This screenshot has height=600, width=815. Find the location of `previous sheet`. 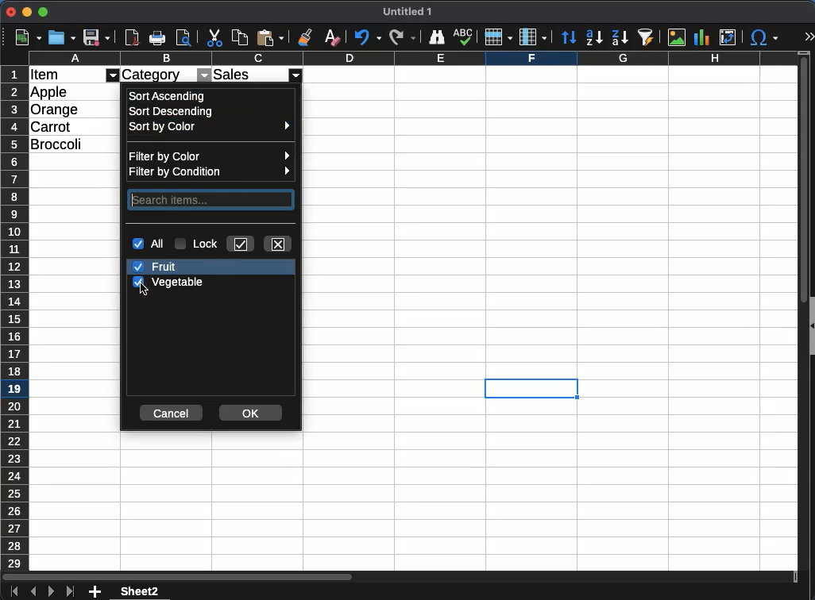

previous sheet is located at coordinates (33, 591).